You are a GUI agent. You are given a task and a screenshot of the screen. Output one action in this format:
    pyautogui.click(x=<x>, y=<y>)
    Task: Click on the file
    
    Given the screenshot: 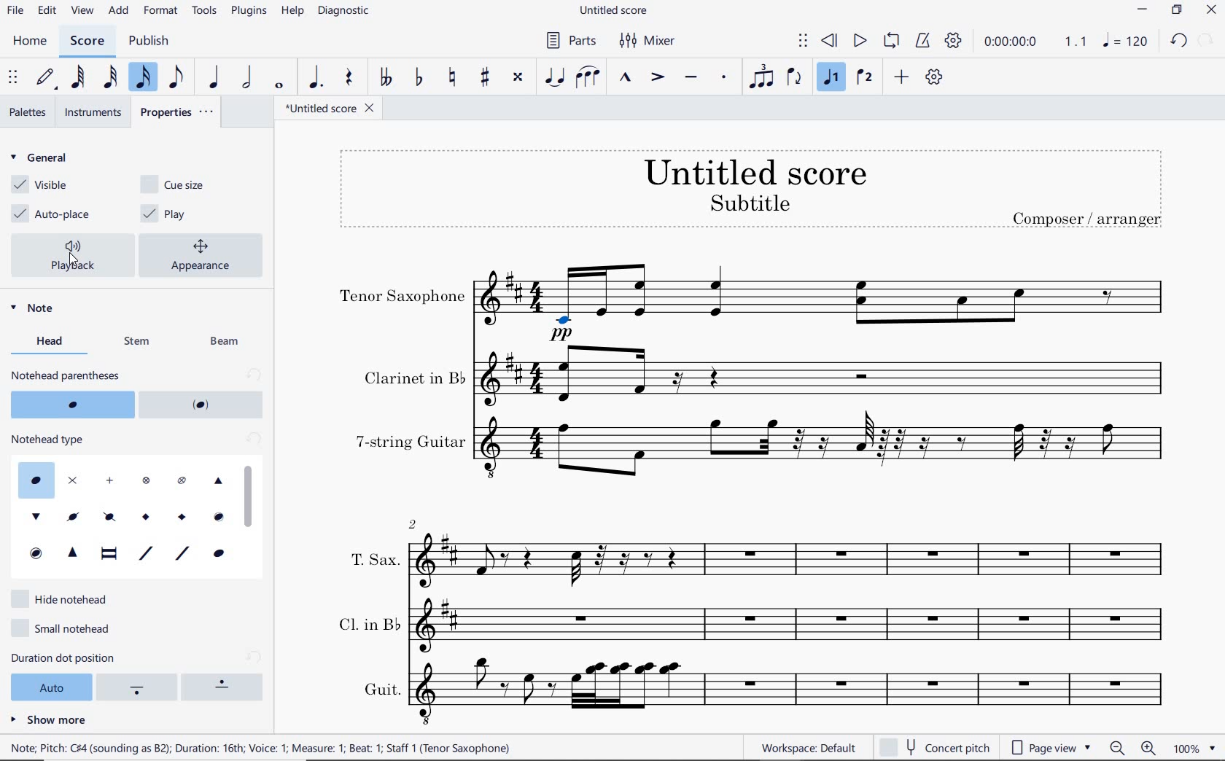 What is the action you would take?
    pyautogui.click(x=17, y=10)
    